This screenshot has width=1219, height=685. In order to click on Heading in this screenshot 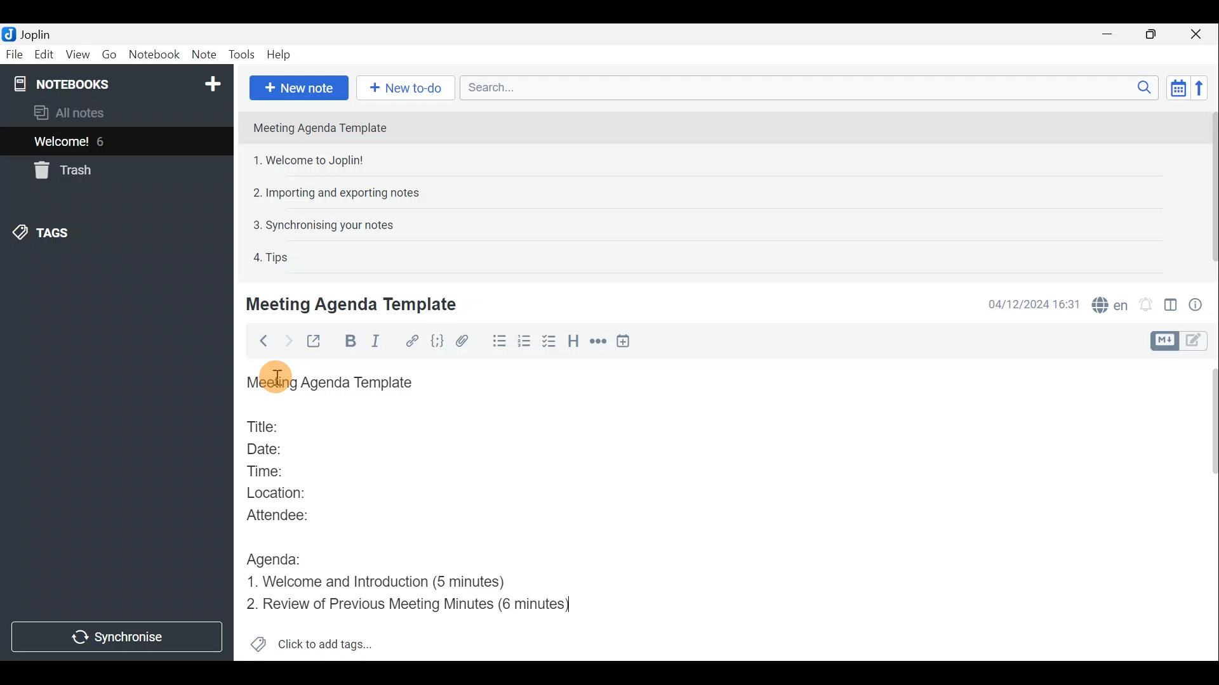, I will do `click(574, 344)`.